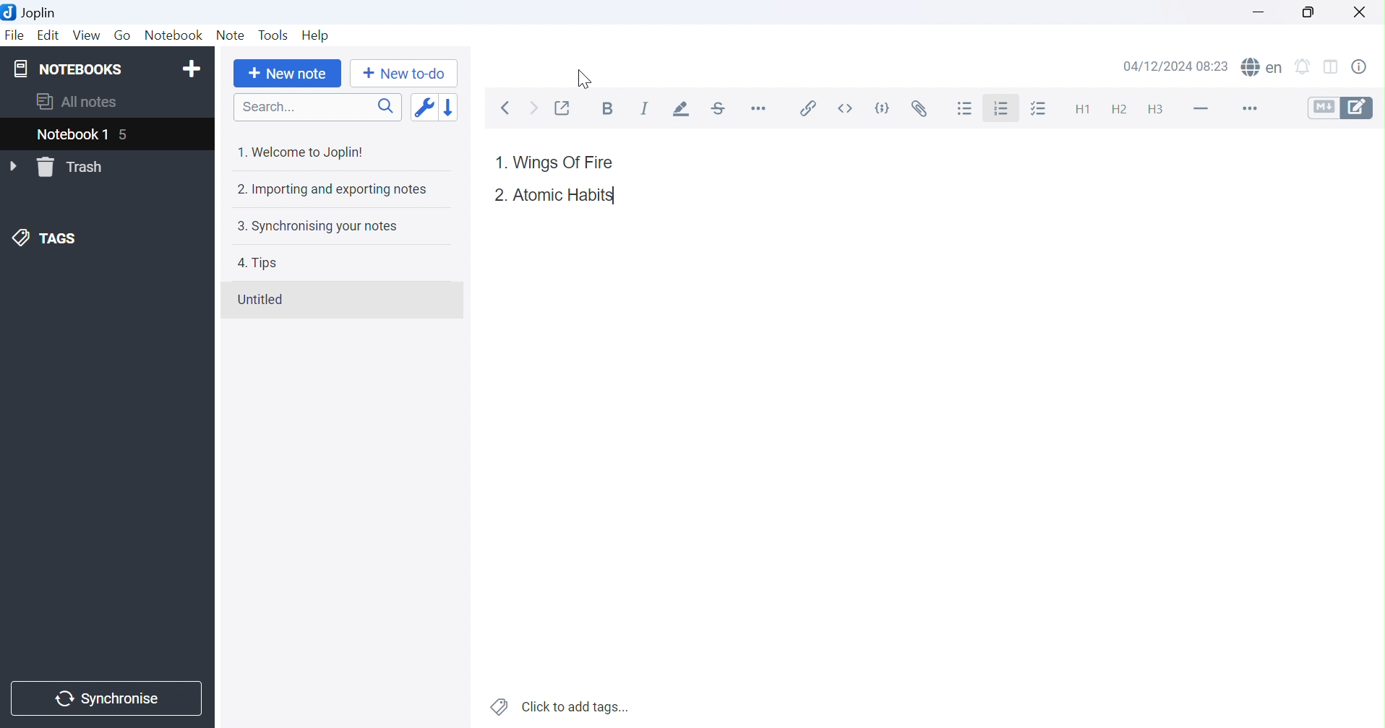 This screenshot has height=728, width=1385. Describe the element at coordinates (233, 33) in the screenshot. I see `Note` at that location.